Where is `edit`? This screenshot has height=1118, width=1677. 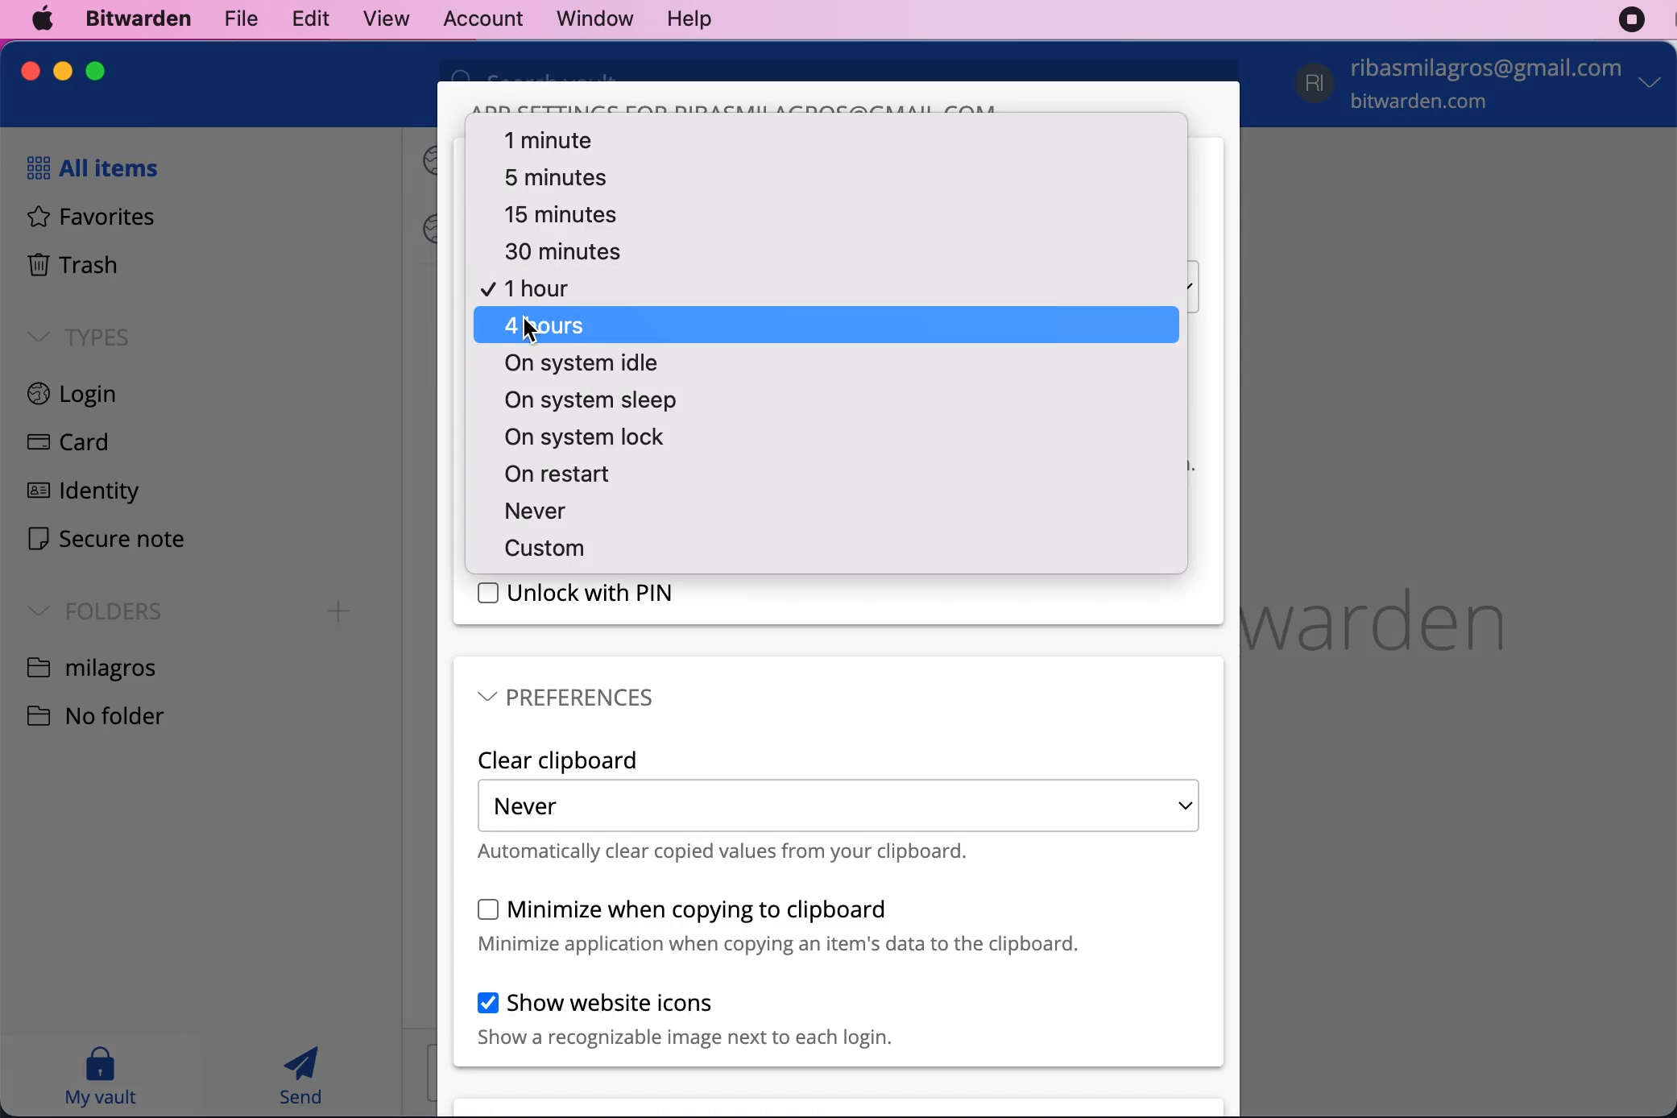 edit is located at coordinates (305, 18).